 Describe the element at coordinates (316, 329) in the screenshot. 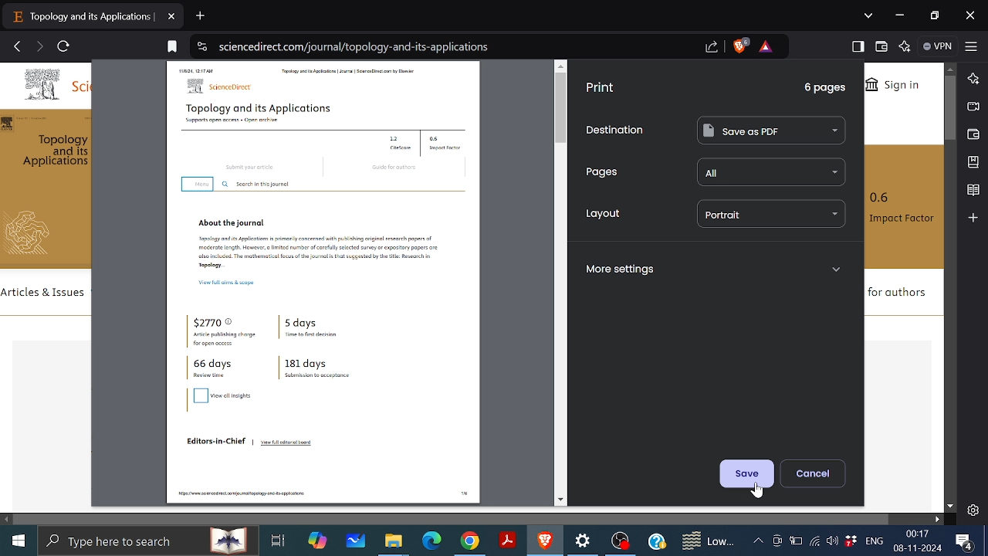

I see `5 days` at that location.